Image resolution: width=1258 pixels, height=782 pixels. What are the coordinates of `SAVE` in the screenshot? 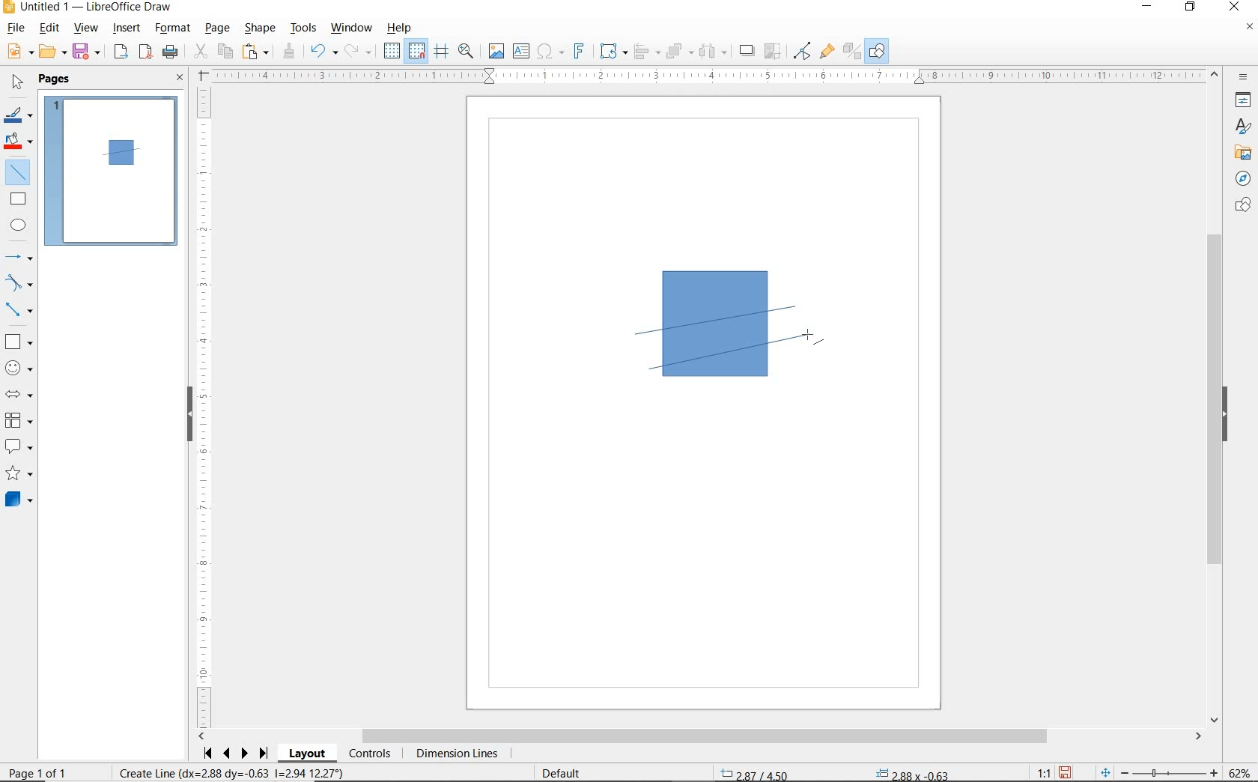 It's located at (88, 52).